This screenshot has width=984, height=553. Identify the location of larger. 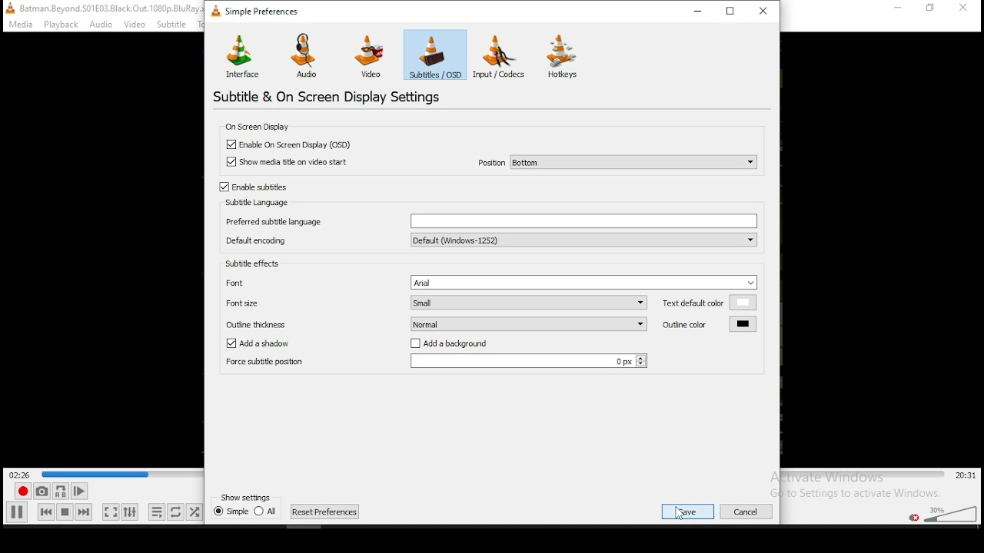
(527, 362).